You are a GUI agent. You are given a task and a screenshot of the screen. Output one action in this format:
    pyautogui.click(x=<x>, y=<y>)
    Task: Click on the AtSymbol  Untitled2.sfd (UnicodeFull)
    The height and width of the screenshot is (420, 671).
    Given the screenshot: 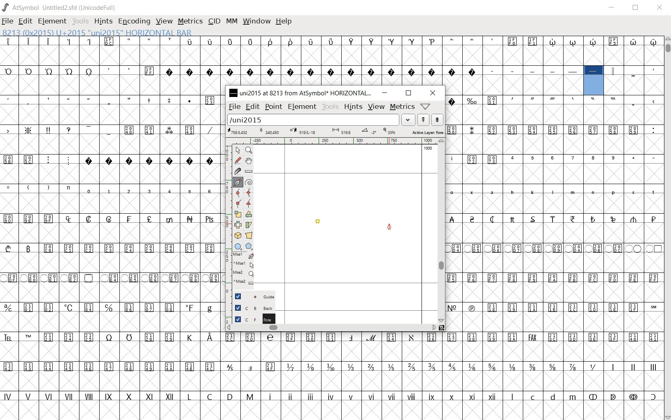 What is the action you would take?
    pyautogui.click(x=60, y=7)
    